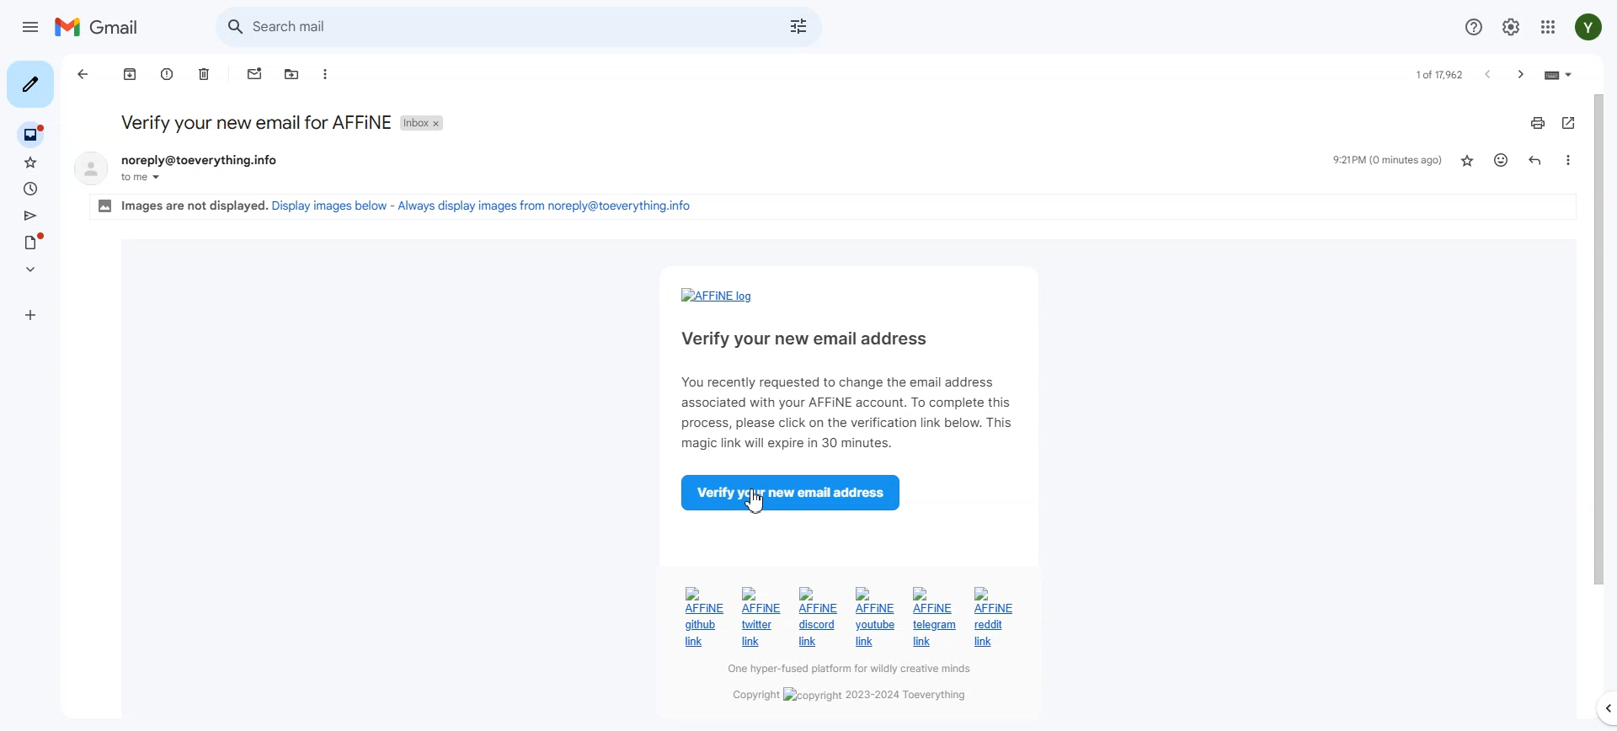 This screenshot has height=731, width=1617. Describe the element at coordinates (1511, 27) in the screenshot. I see `Setting` at that location.